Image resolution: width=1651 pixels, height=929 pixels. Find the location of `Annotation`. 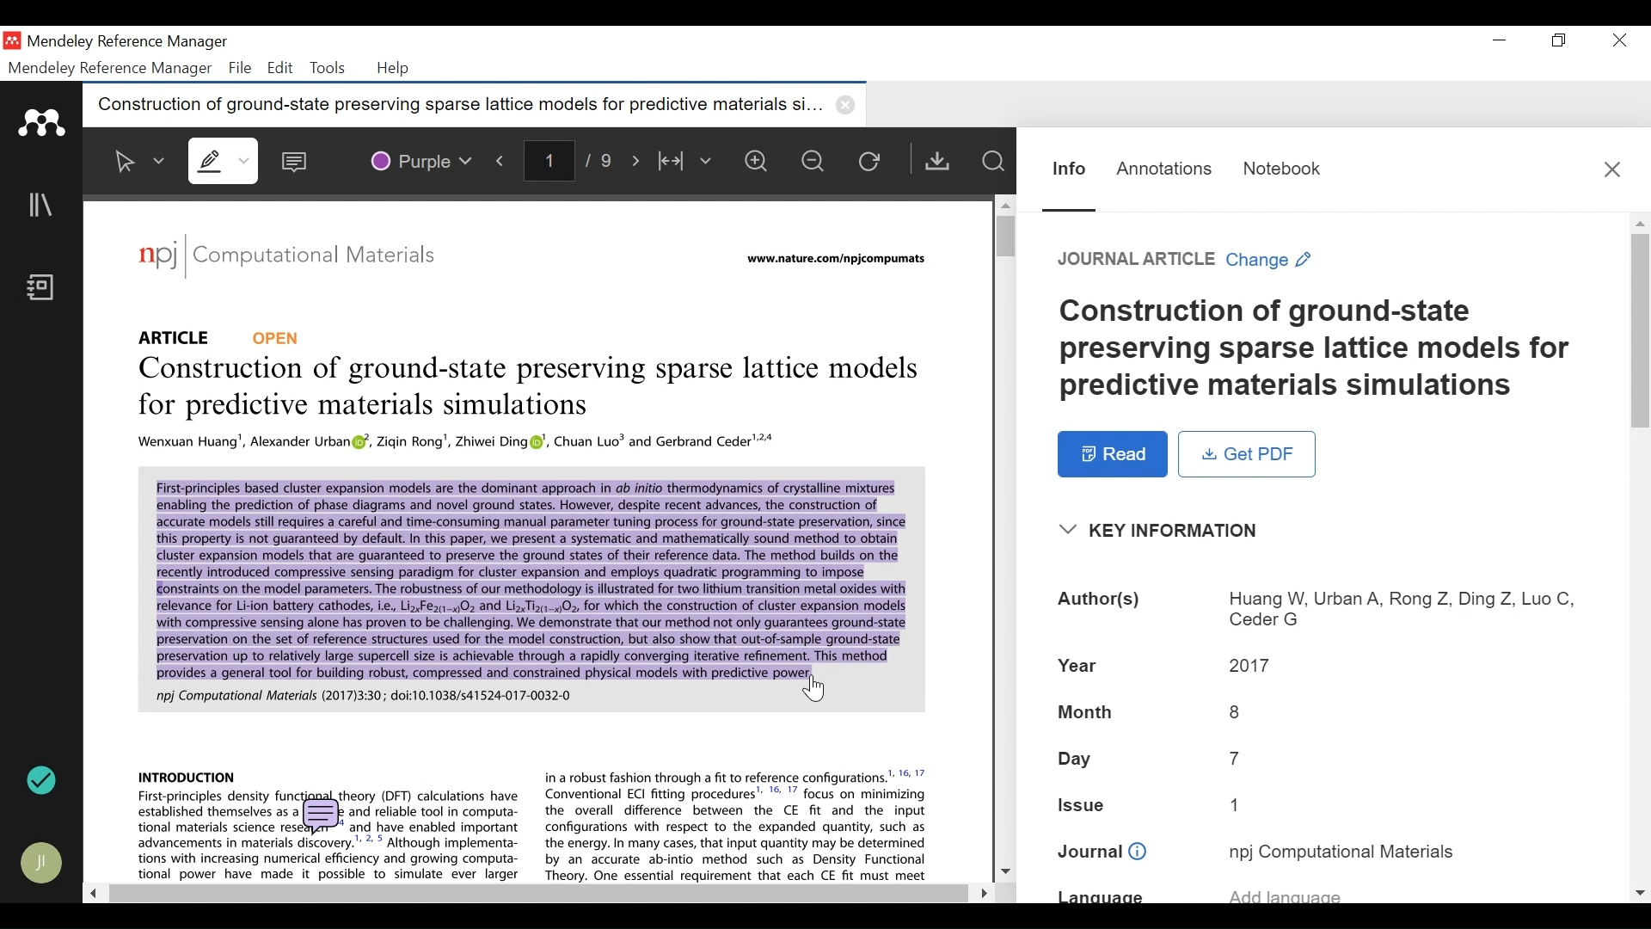

Annotation is located at coordinates (1164, 169).